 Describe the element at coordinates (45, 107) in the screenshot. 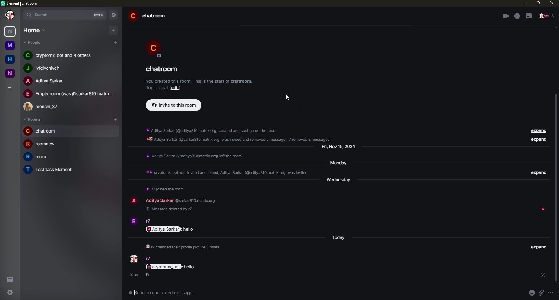

I see `people` at that location.